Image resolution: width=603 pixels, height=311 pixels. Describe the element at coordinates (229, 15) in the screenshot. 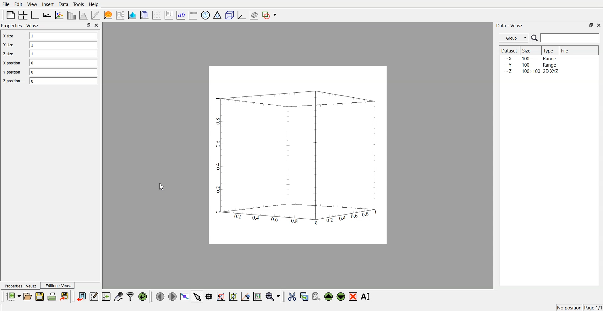

I see `3D Scene` at that location.